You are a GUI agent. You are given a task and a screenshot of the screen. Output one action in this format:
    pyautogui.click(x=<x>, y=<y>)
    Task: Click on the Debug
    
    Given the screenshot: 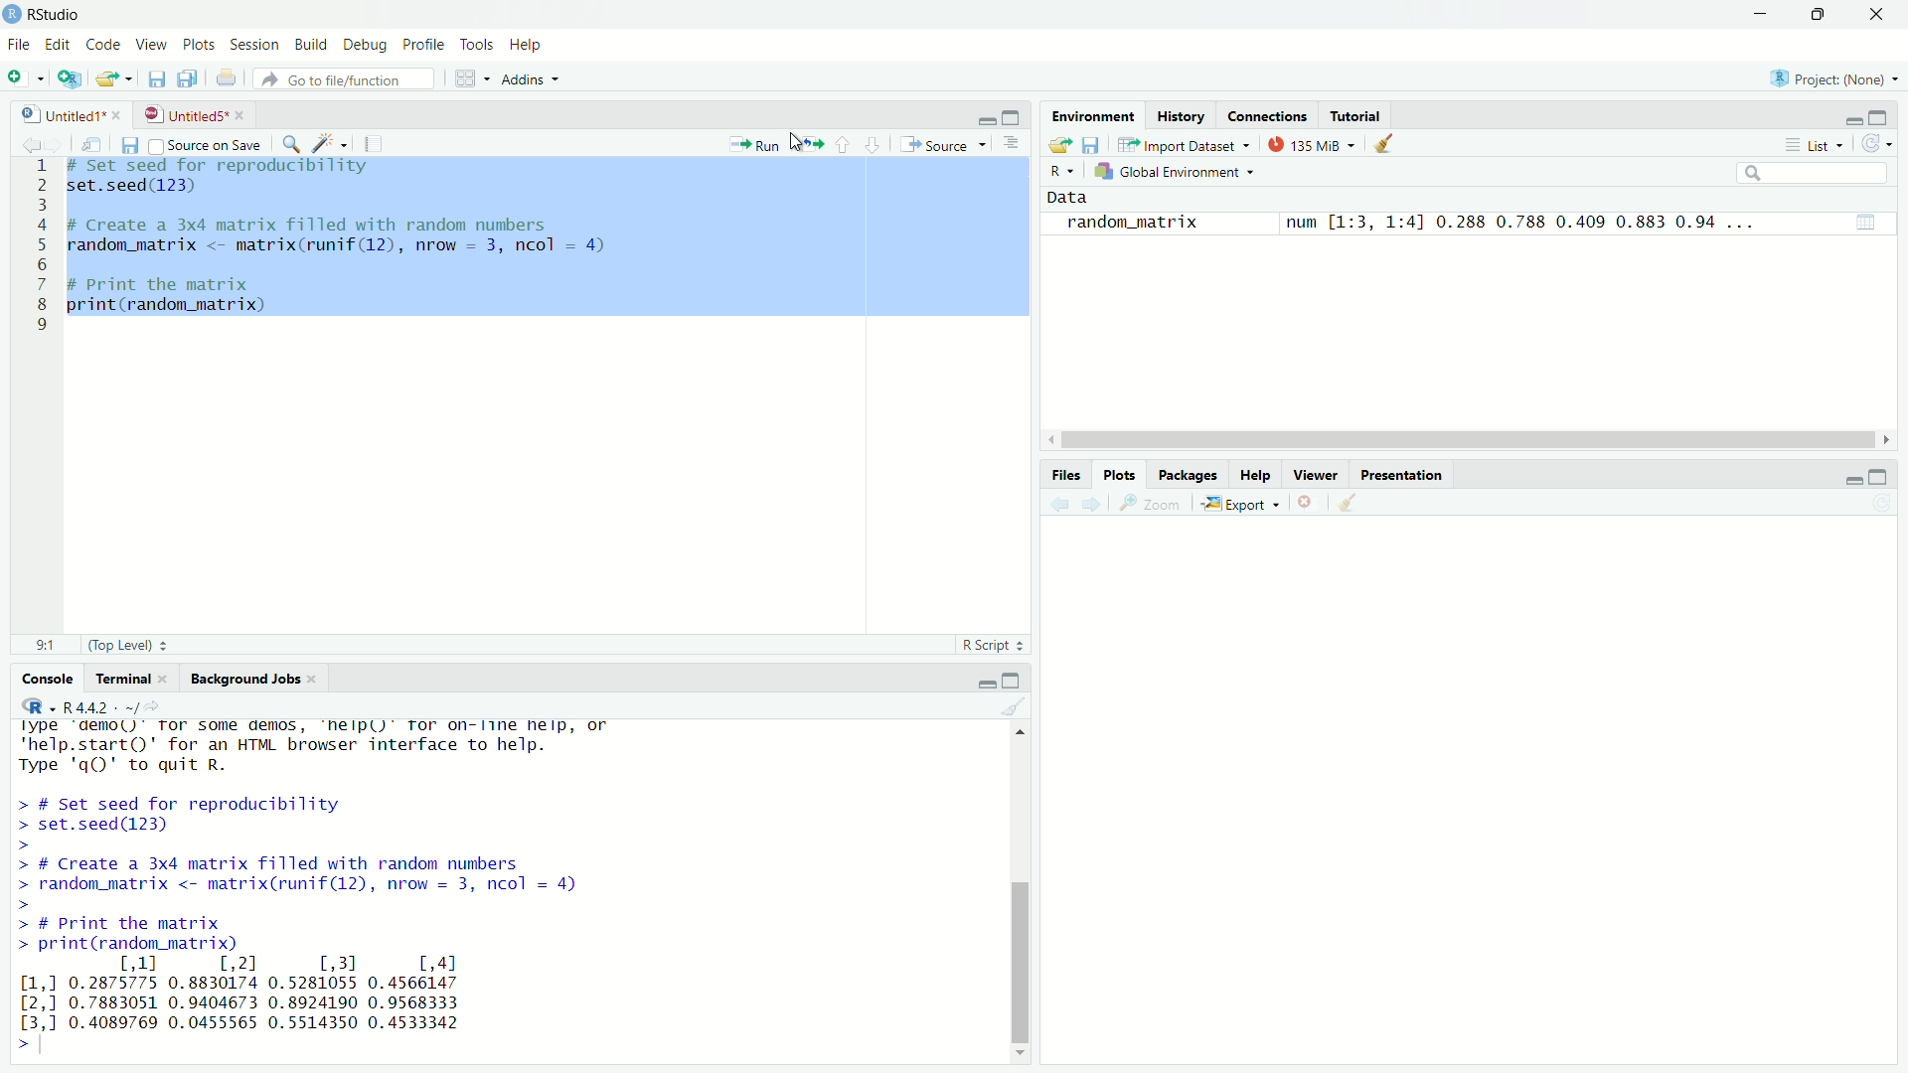 What is the action you would take?
    pyautogui.click(x=366, y=43)
    